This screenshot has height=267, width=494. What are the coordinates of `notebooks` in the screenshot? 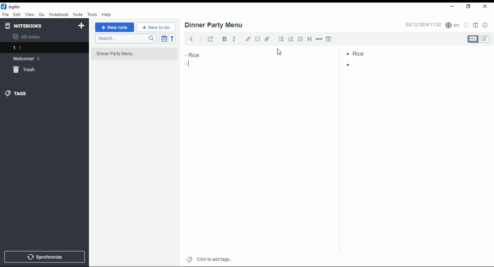 It's located at (25, 25).